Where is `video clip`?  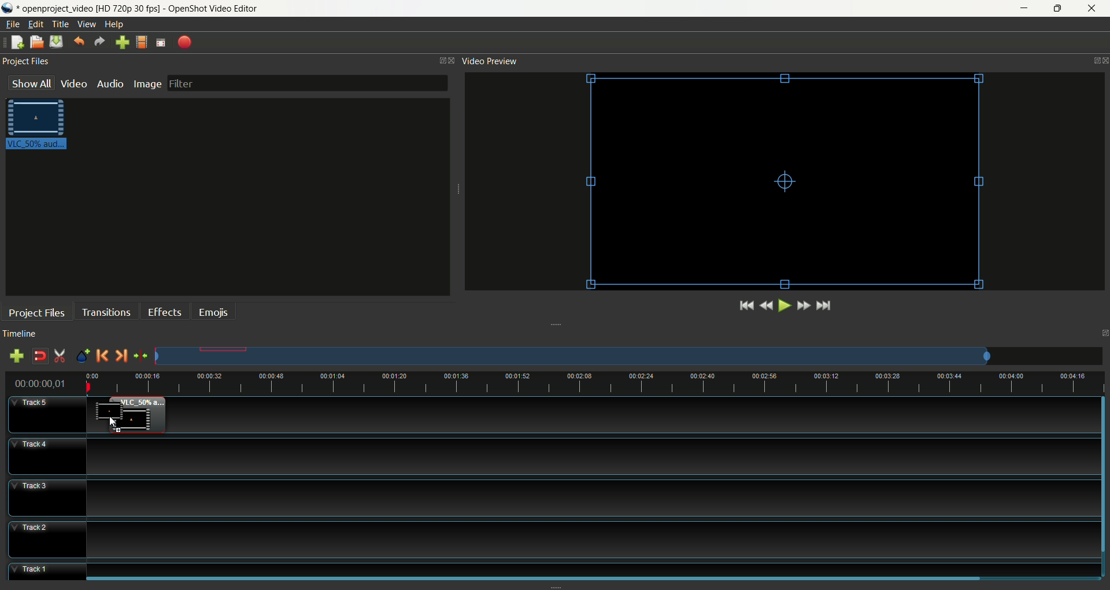 video clip is located at coordinates (106, 409).